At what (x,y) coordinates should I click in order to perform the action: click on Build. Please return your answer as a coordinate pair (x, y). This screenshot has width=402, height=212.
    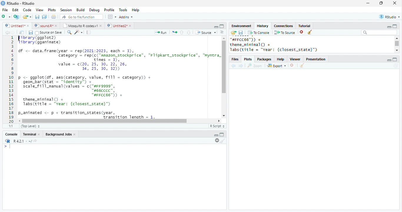
    Looking at the image, I should click on (80, 10).